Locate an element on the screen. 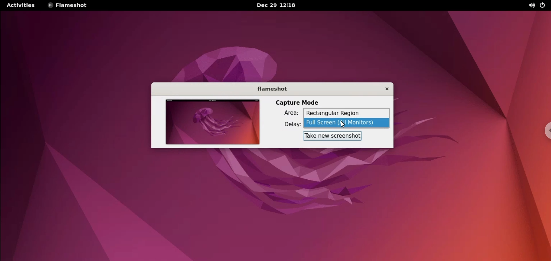  rectangular region is located at coordinates (347, 114).